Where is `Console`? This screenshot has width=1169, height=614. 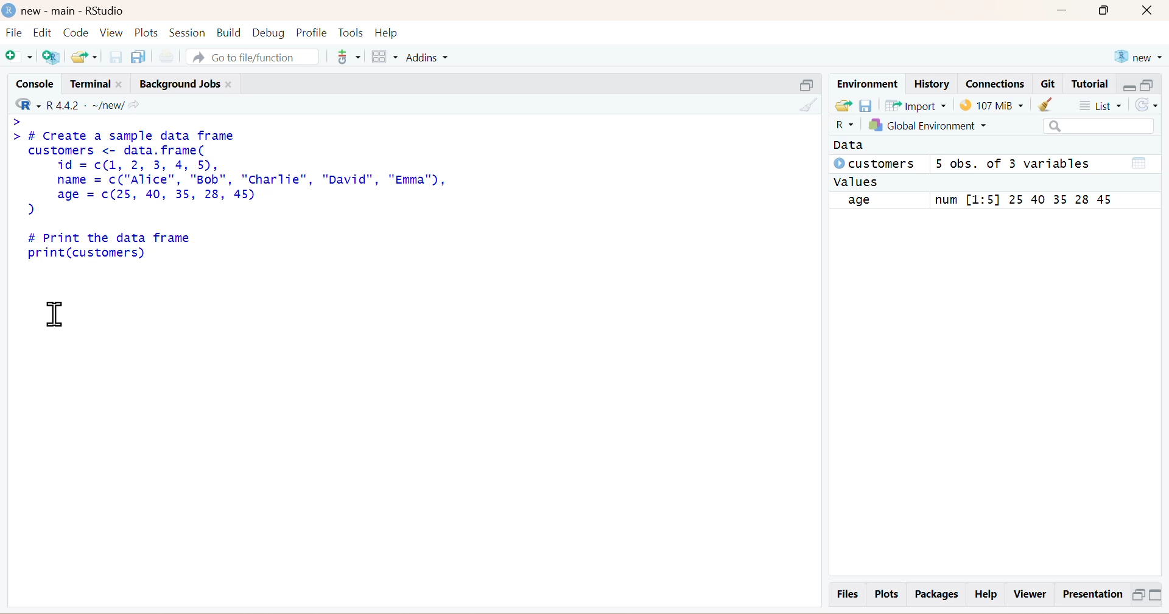 Console is located at coordinates (32, 82).